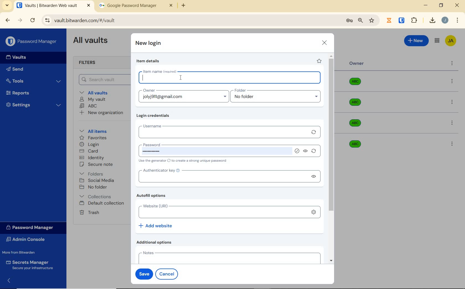  What do you see at coordinates (103, 203) in the screenshot?
I see `Default collection` at bounding box center [103, 203].